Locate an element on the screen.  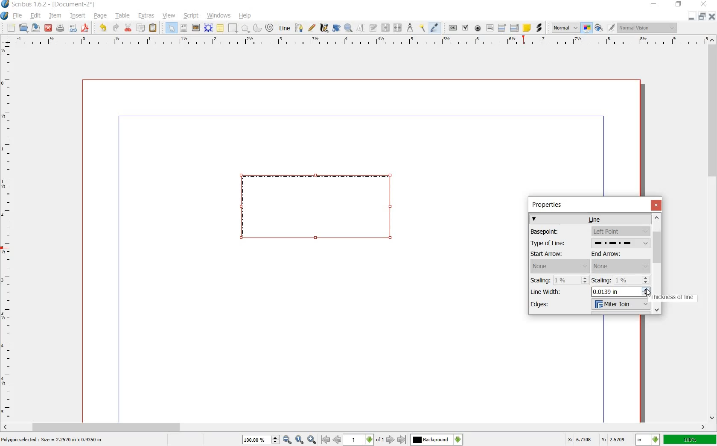
INSERT is located at coordinates (78, 16).